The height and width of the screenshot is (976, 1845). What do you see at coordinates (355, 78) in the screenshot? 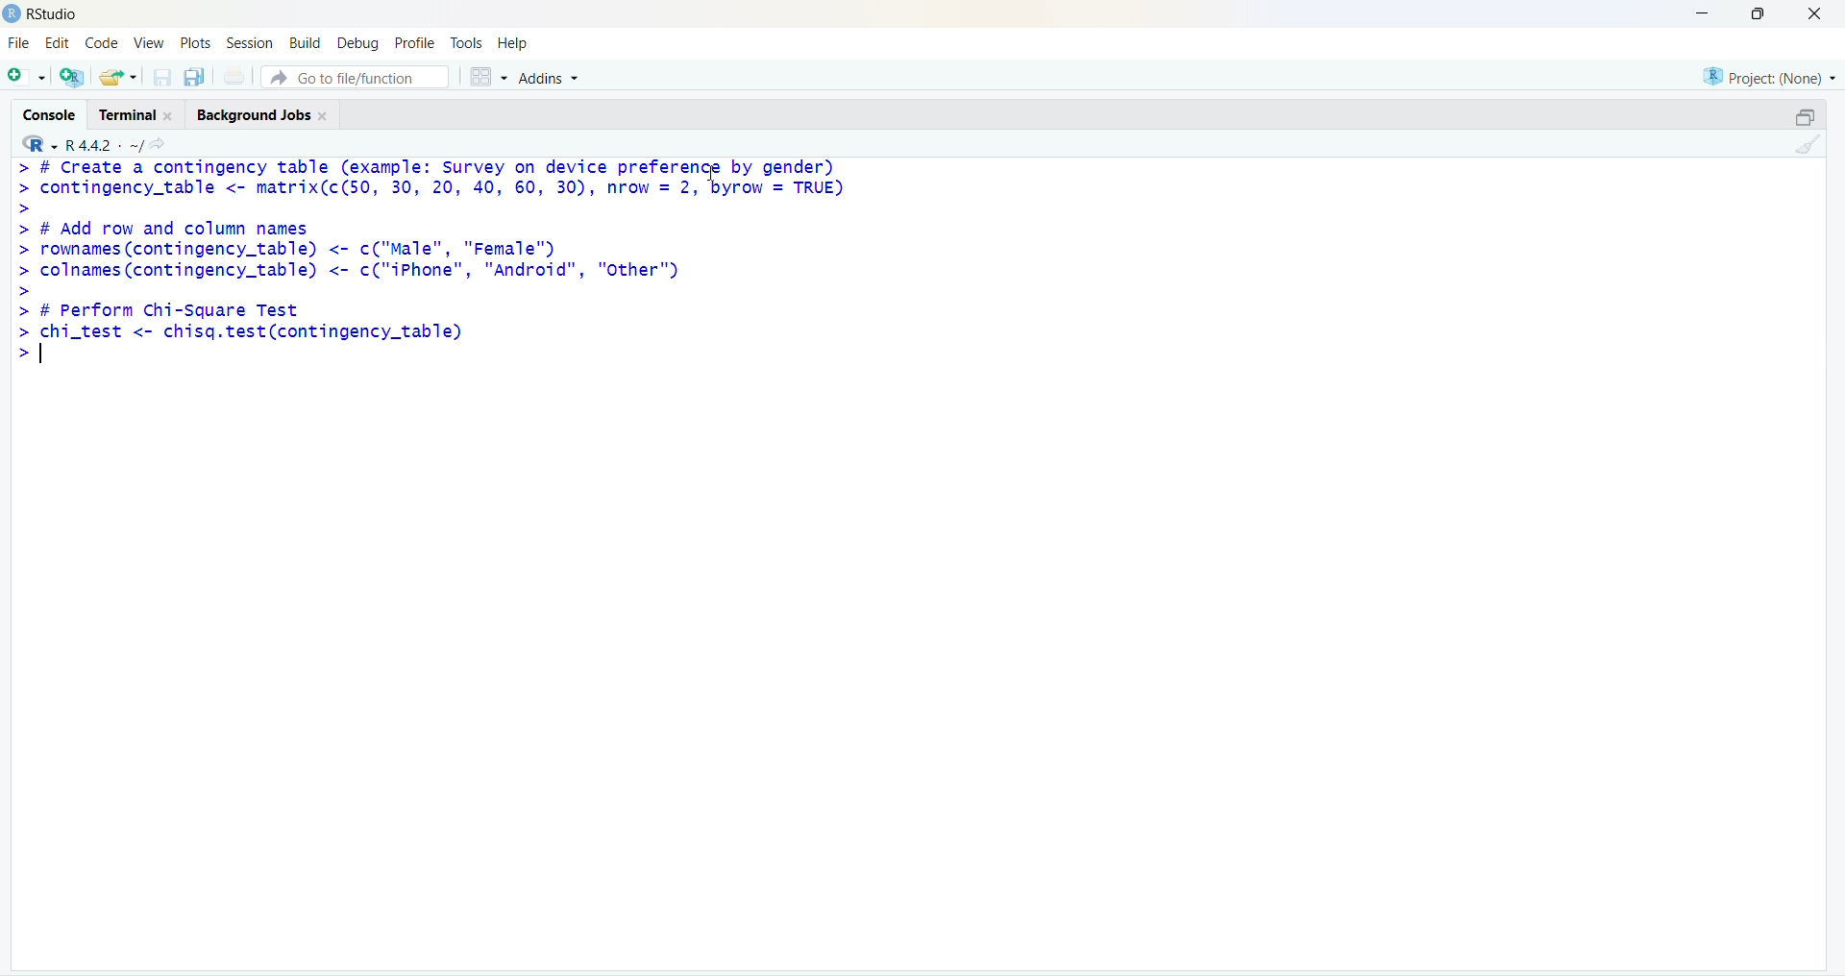
I see `go to file/function` at bounding box center [355, 78].